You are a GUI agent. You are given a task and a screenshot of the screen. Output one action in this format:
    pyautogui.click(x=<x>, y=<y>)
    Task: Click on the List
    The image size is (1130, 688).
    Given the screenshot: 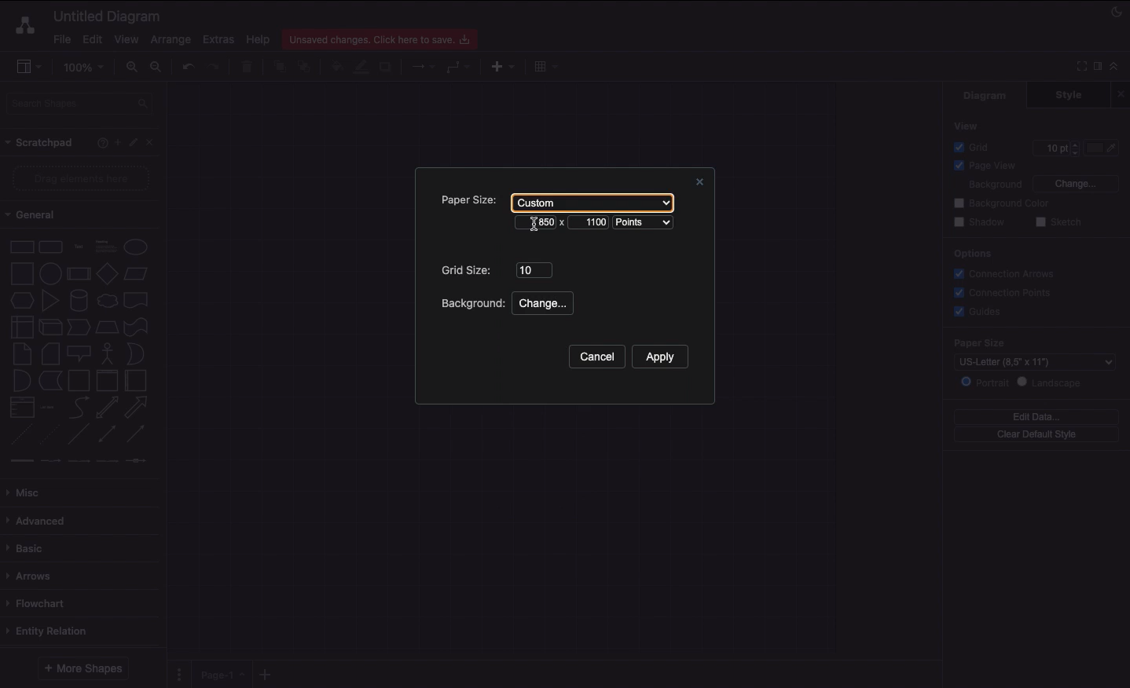 What is the action you would take?
    pyautogui.click(x=20, y=408)
    